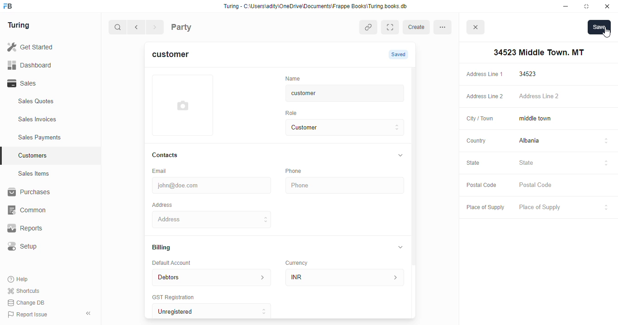  What do you see at coordinates (478, 163) in the screenshot?
I see `State` at bounding box center [478, 163].